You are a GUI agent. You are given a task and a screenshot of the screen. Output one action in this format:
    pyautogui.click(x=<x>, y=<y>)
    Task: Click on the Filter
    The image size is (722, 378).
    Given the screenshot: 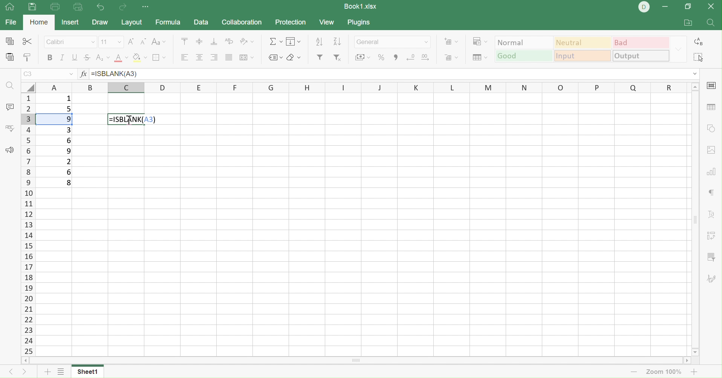 What is the action you would take?
    pyautogui.click(x=320, y=57)
    